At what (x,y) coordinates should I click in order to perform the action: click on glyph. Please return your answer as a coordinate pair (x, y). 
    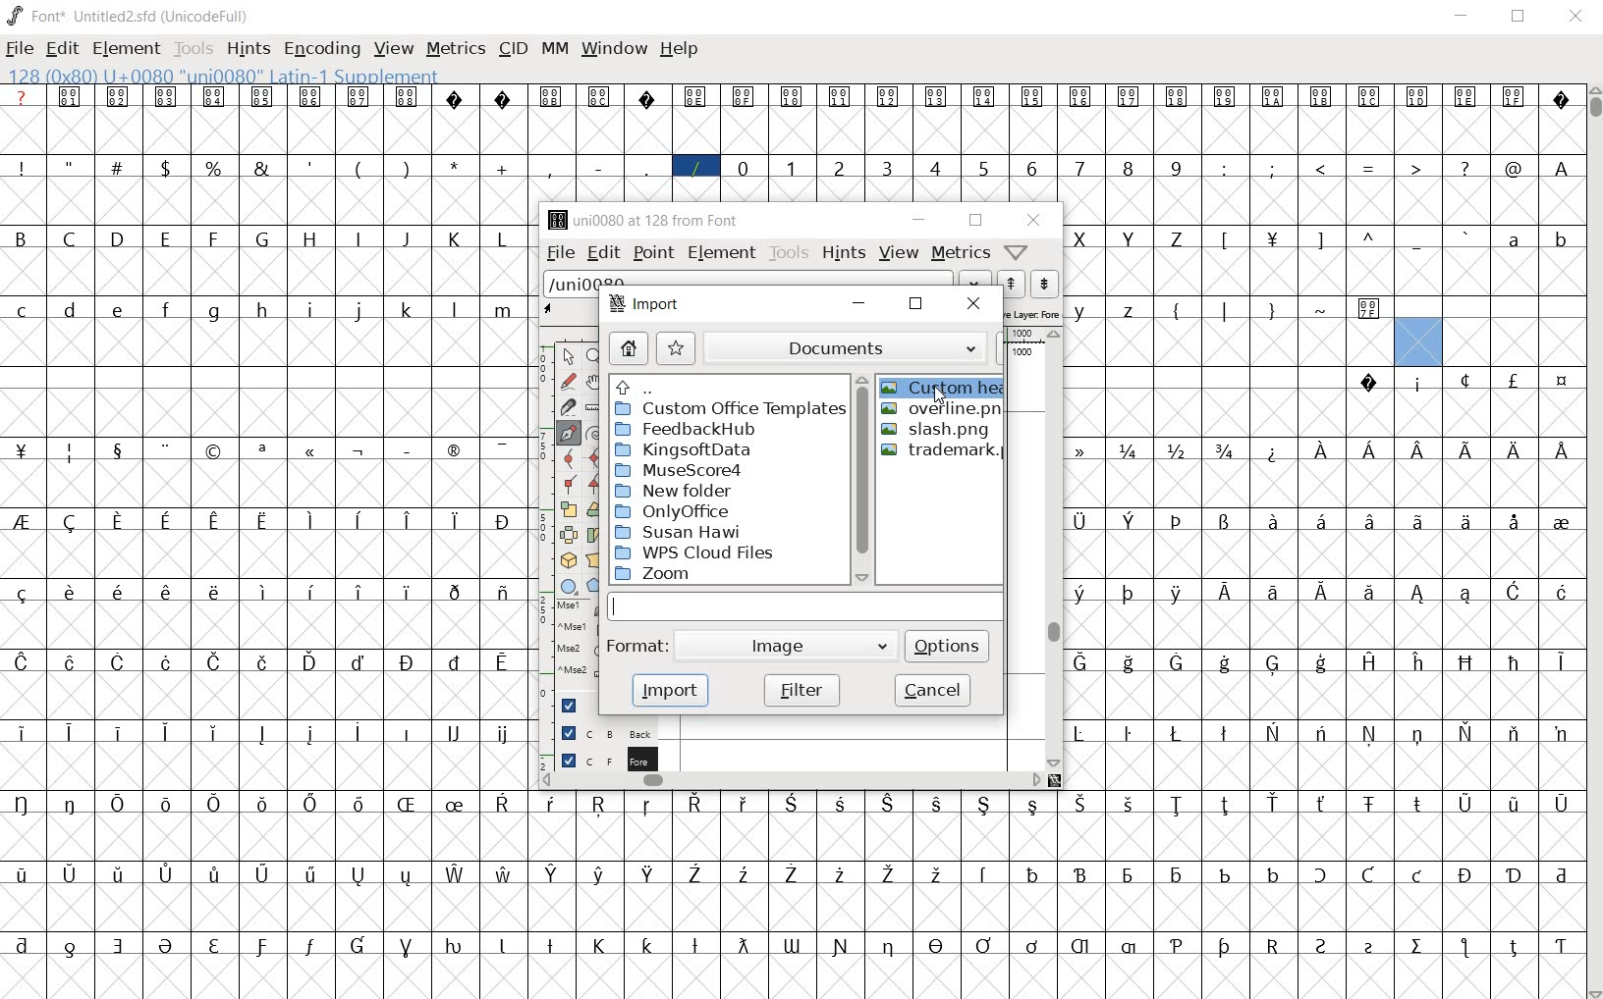
    Looking at the image, I should click on (20, 237).